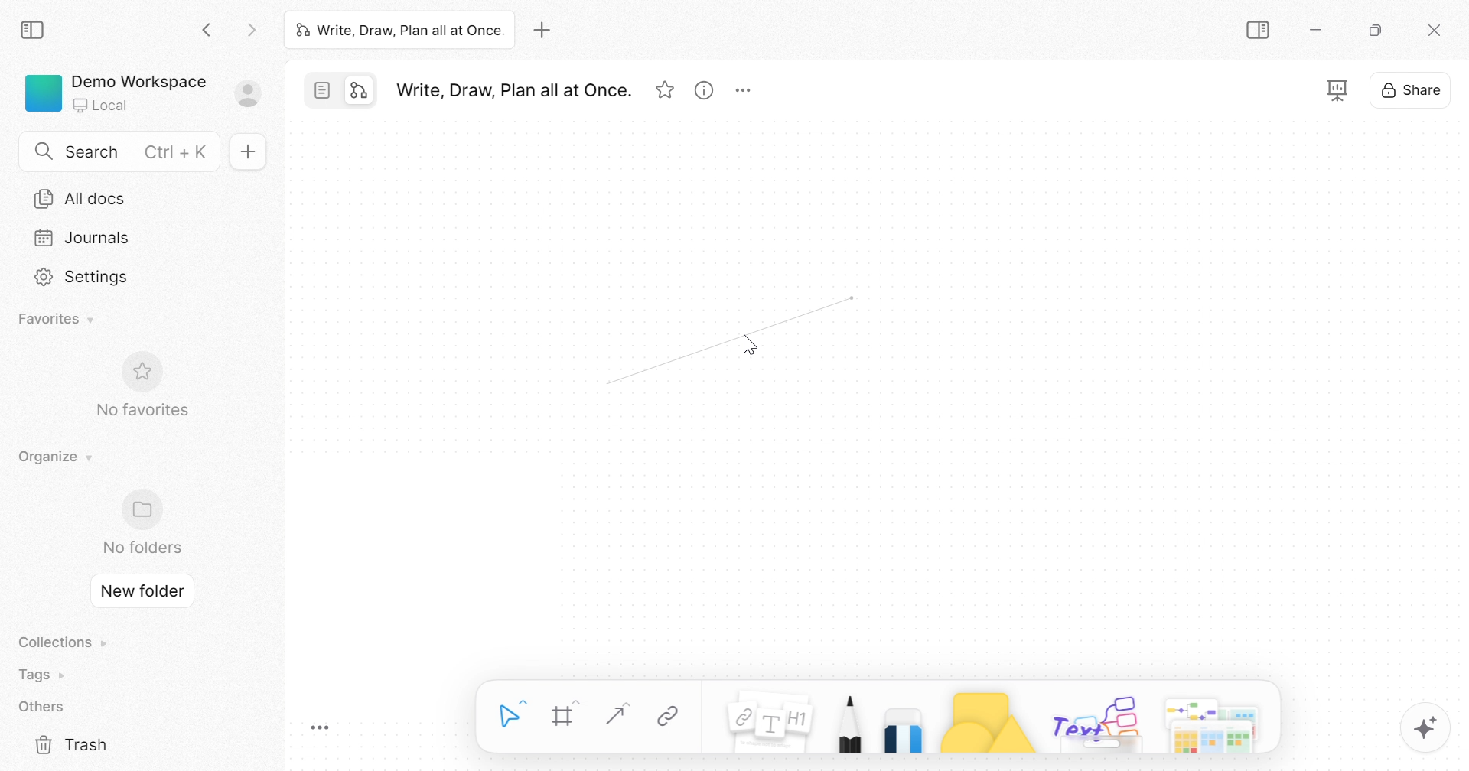  Describe the element at coordinates (703, 93) in the screenshot. I see `View info` at that location.